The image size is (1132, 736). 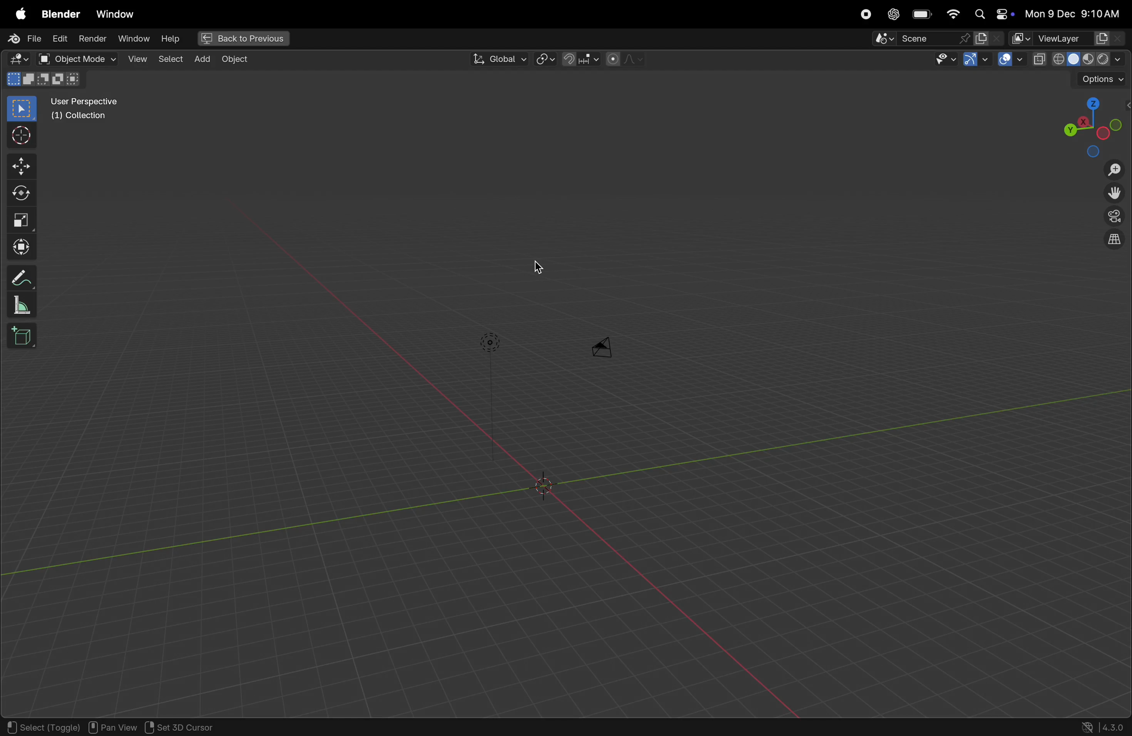 What do you see at coordinates (922, 15) in the screenshot?
I see `battery` at bounding box center [922, 15].